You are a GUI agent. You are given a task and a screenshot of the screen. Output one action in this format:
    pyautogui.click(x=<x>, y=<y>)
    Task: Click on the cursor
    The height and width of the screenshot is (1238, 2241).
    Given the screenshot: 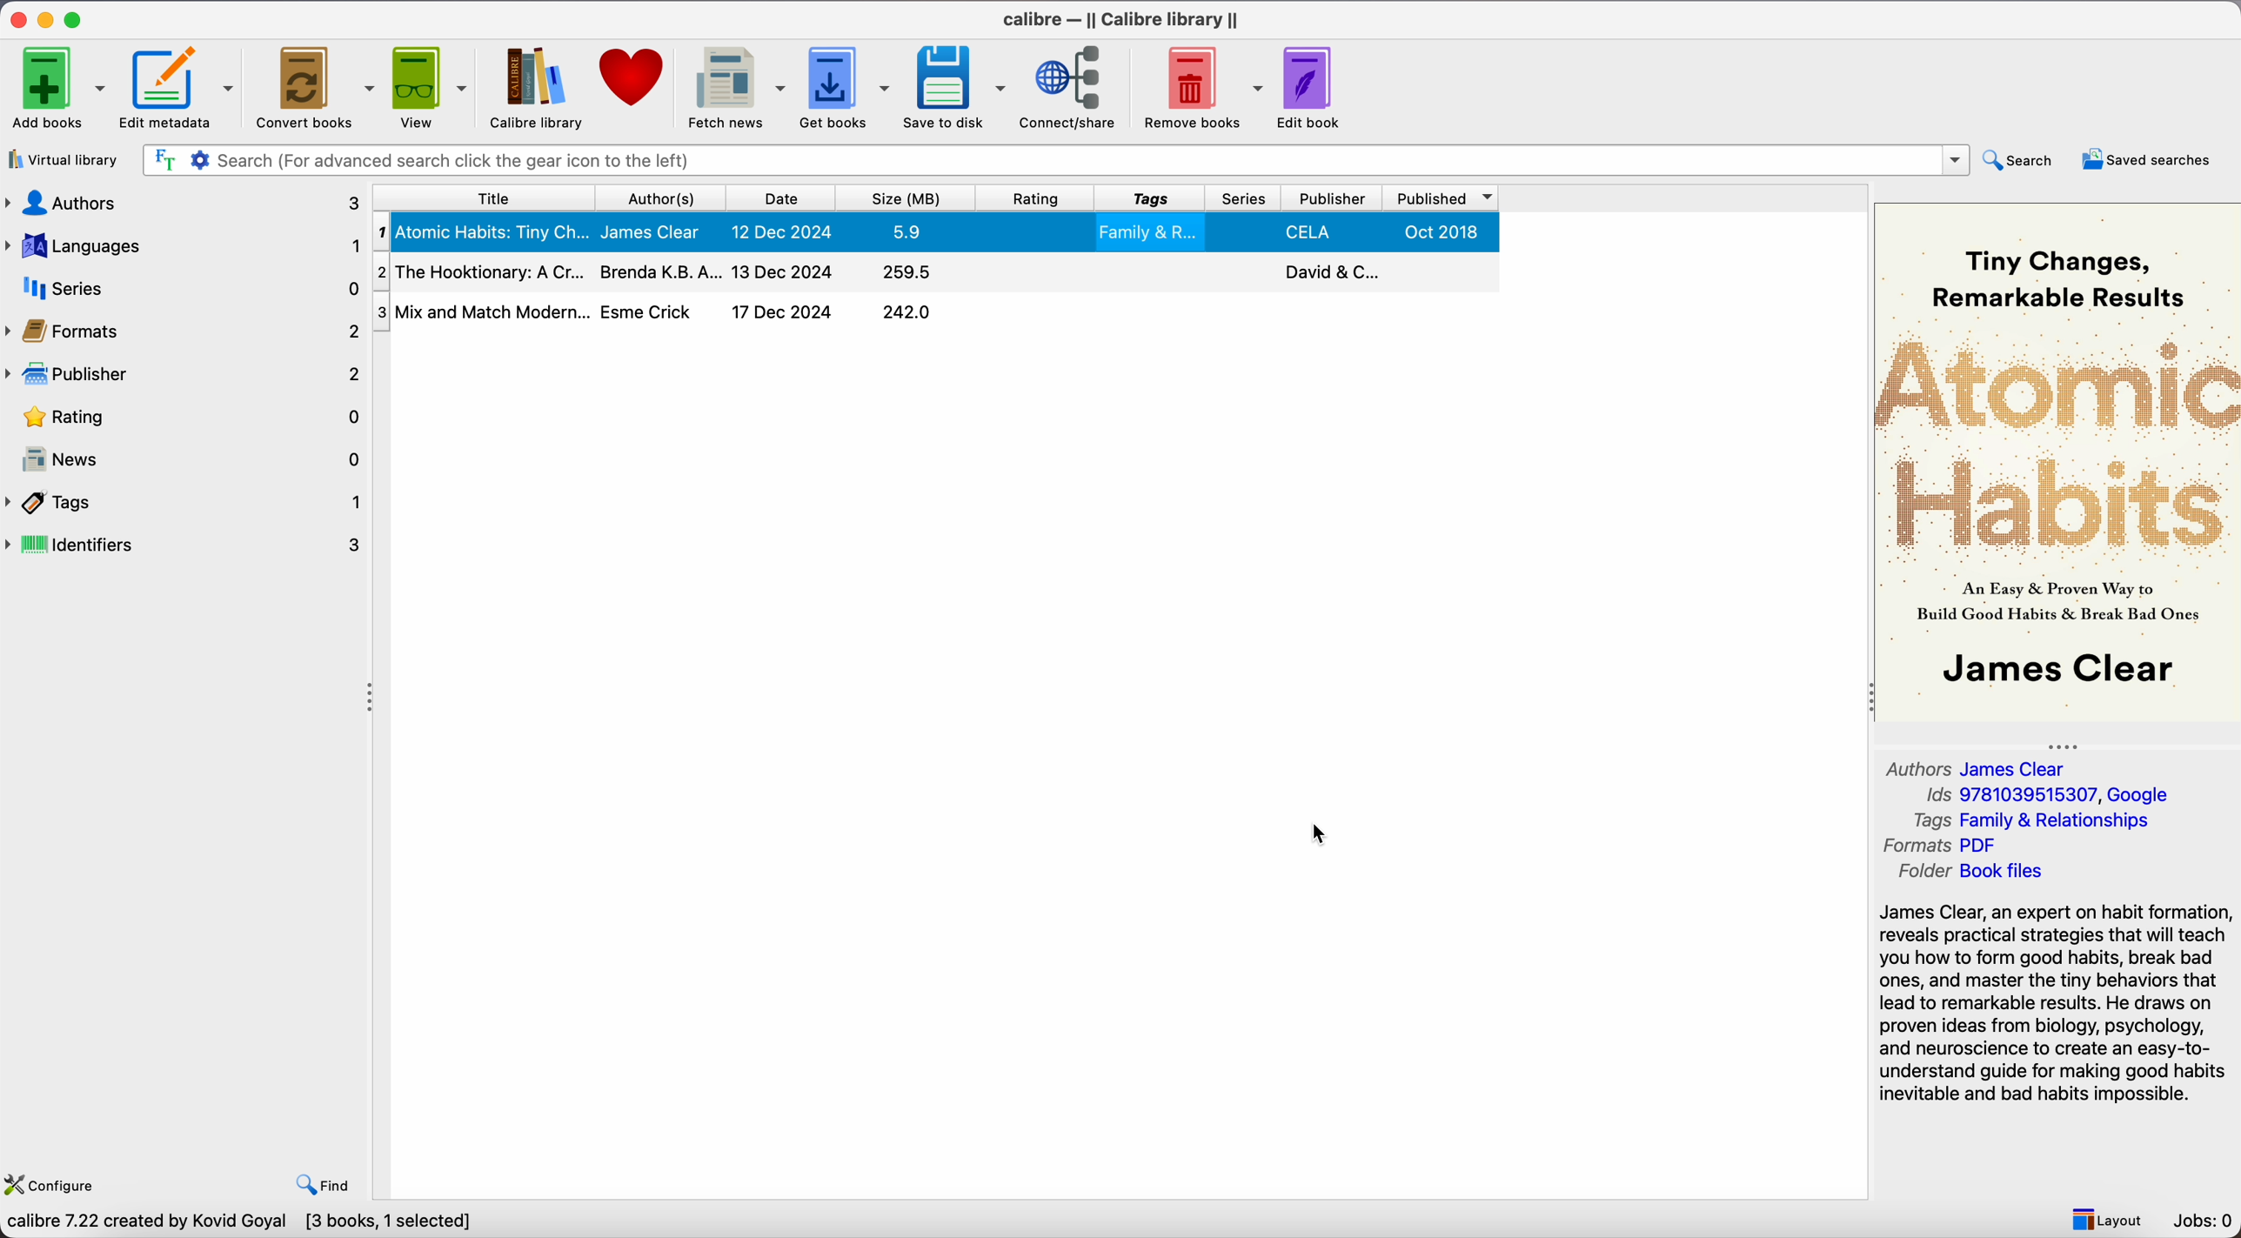 What is the action you would take?
    pyautogui.click(x=1318, y=837)
    